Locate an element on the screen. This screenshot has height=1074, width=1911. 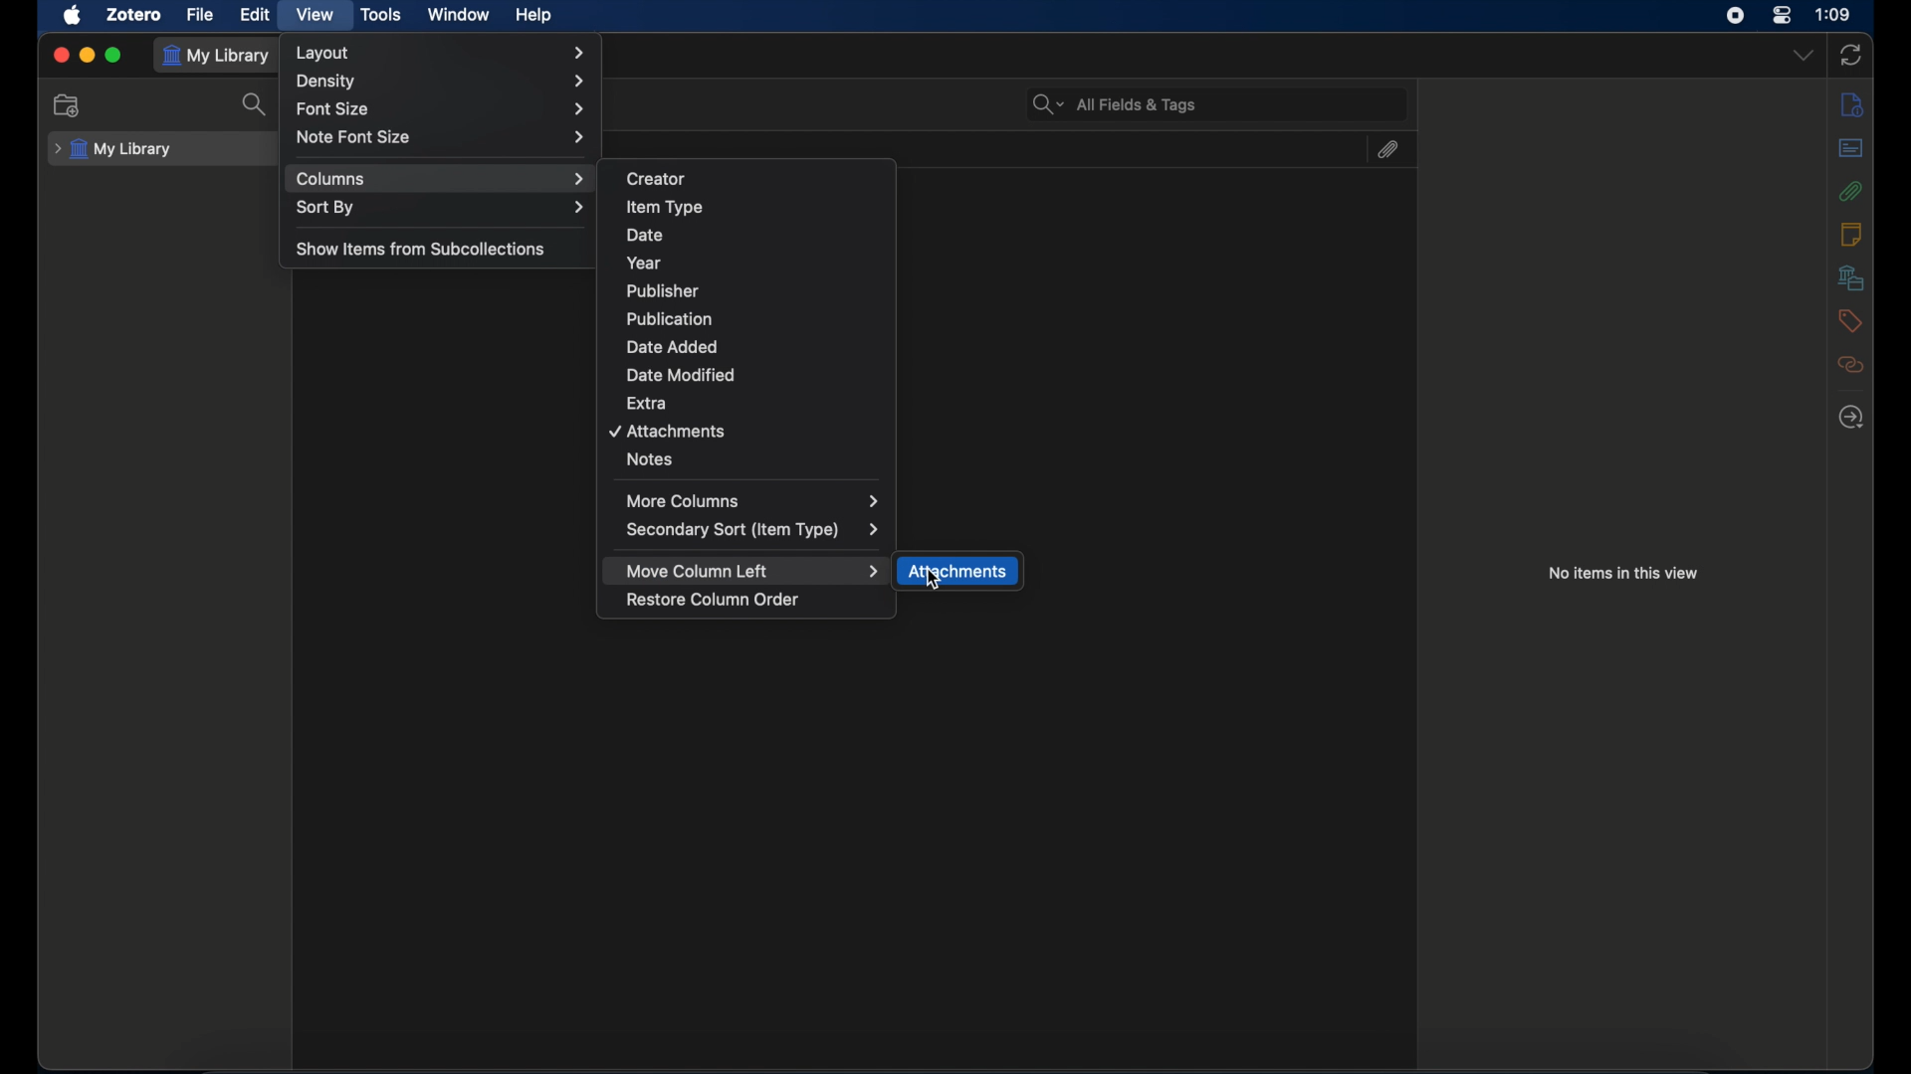
notes is located at coordinates (1850, 234).